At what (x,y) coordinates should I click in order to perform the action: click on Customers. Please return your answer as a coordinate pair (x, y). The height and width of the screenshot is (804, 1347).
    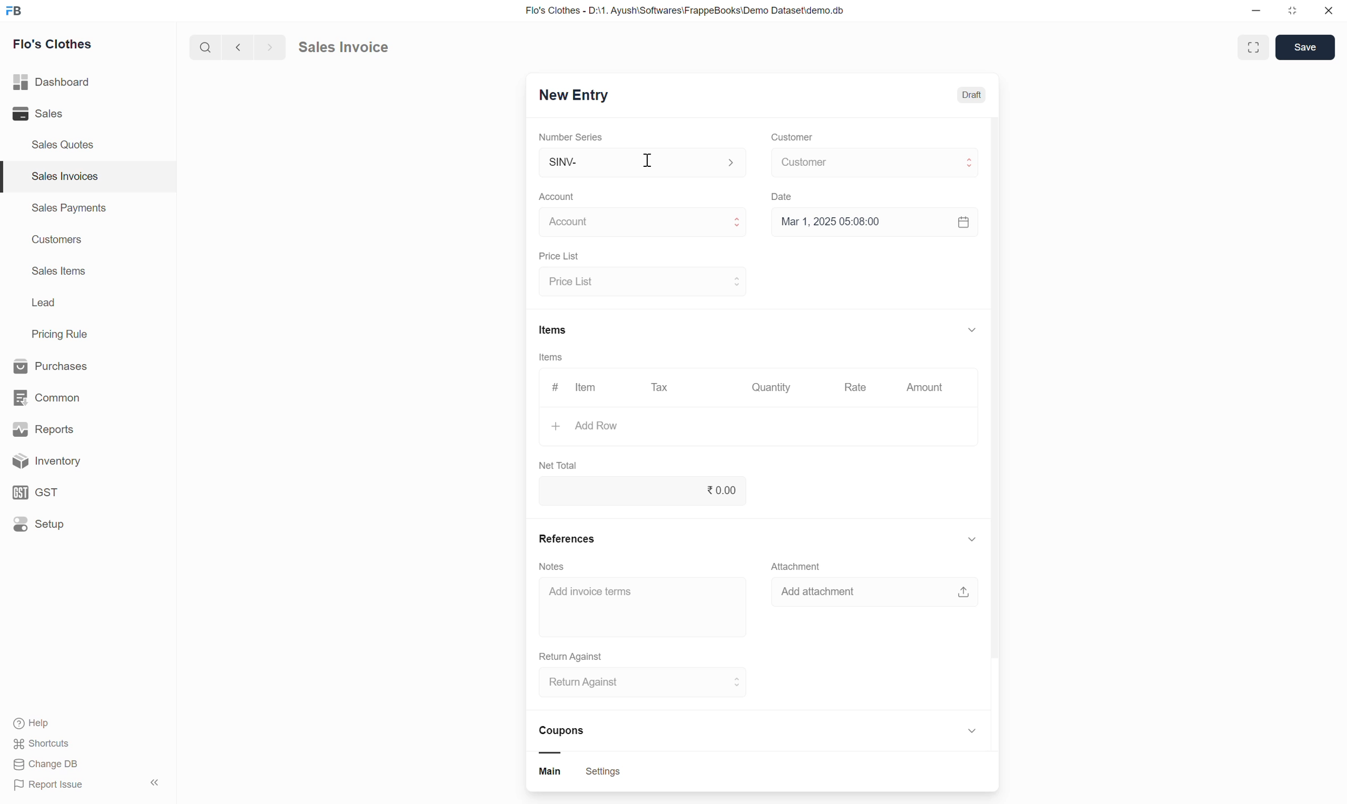
    Looking at the image, I should click on (55, 241).